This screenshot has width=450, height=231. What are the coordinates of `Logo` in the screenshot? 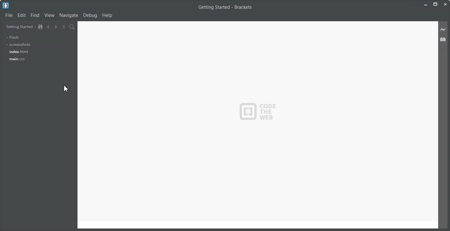 It's located at (6, 6).